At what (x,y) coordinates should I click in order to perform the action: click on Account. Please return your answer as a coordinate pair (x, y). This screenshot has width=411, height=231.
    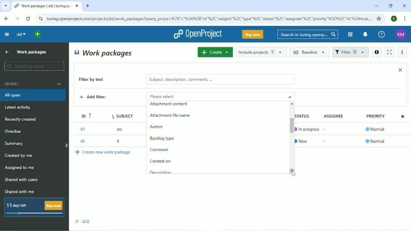
    Looking at the image, I should click on (401, 35).